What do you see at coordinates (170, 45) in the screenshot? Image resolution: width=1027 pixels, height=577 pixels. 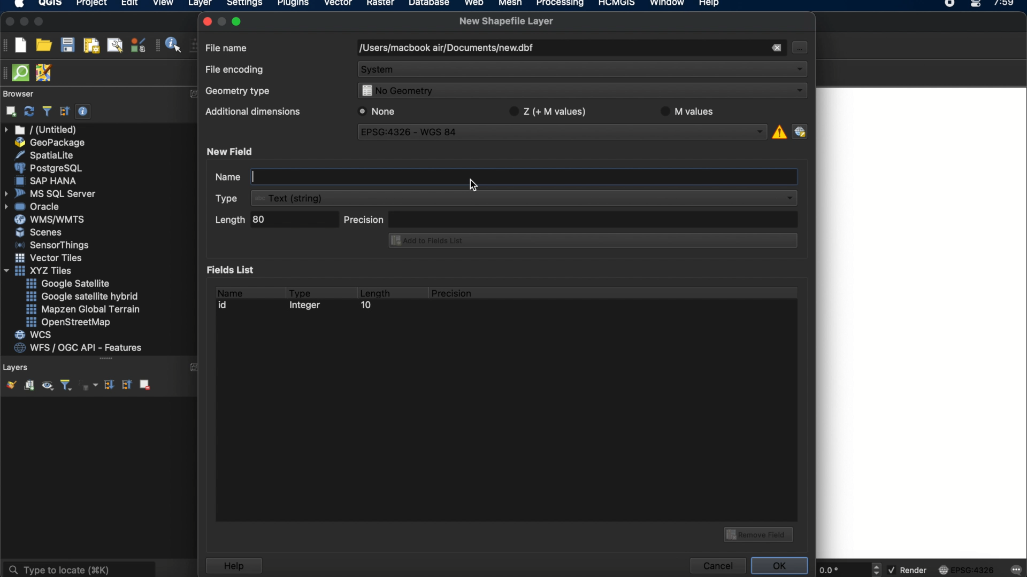 I see `identify features` at bounding box center [170, 45].